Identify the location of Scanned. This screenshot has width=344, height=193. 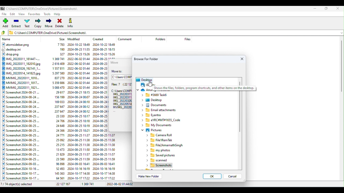
(158, 160).